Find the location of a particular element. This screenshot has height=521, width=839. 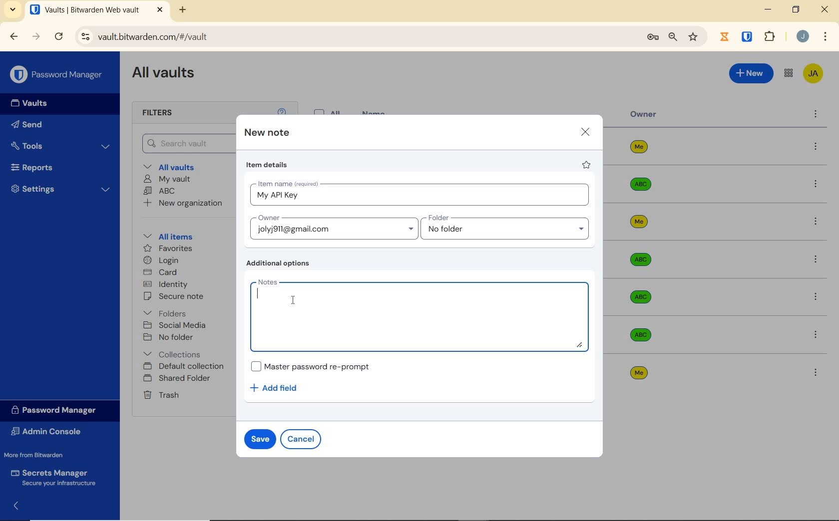

address bar is located at coordinates (354, 36).